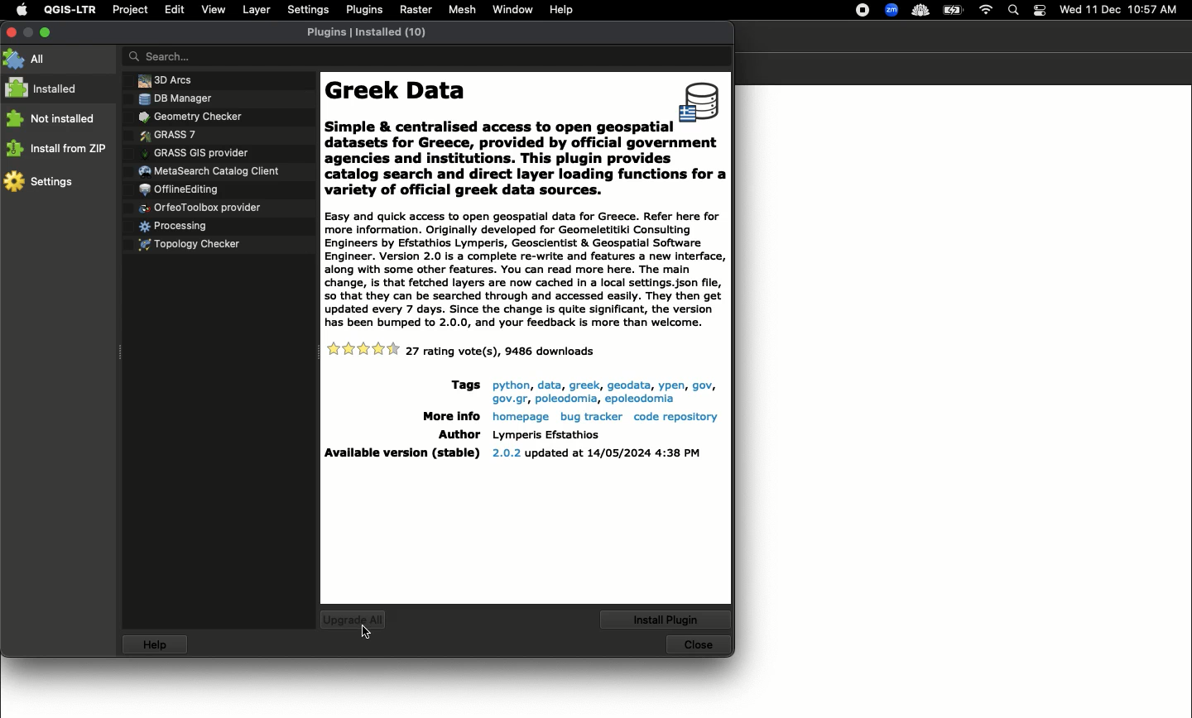  I want to click on link, so click(566, 399).